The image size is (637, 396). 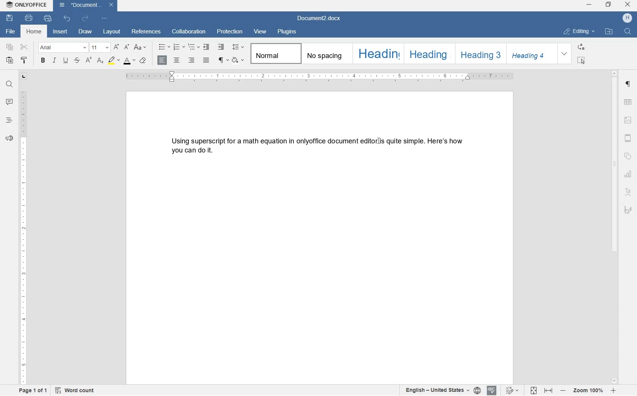 I want to click on set text or document language, so click(x=443, y=390).